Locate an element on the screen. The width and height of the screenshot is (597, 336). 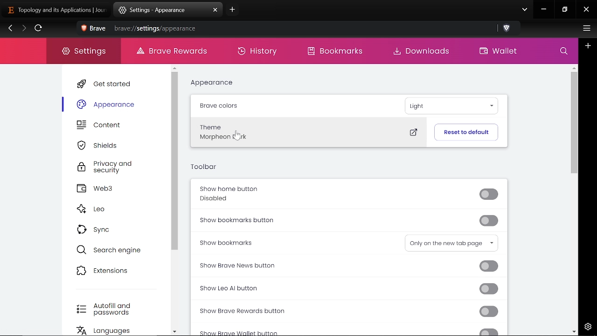
Extensions is located at coordinates (108, 271).